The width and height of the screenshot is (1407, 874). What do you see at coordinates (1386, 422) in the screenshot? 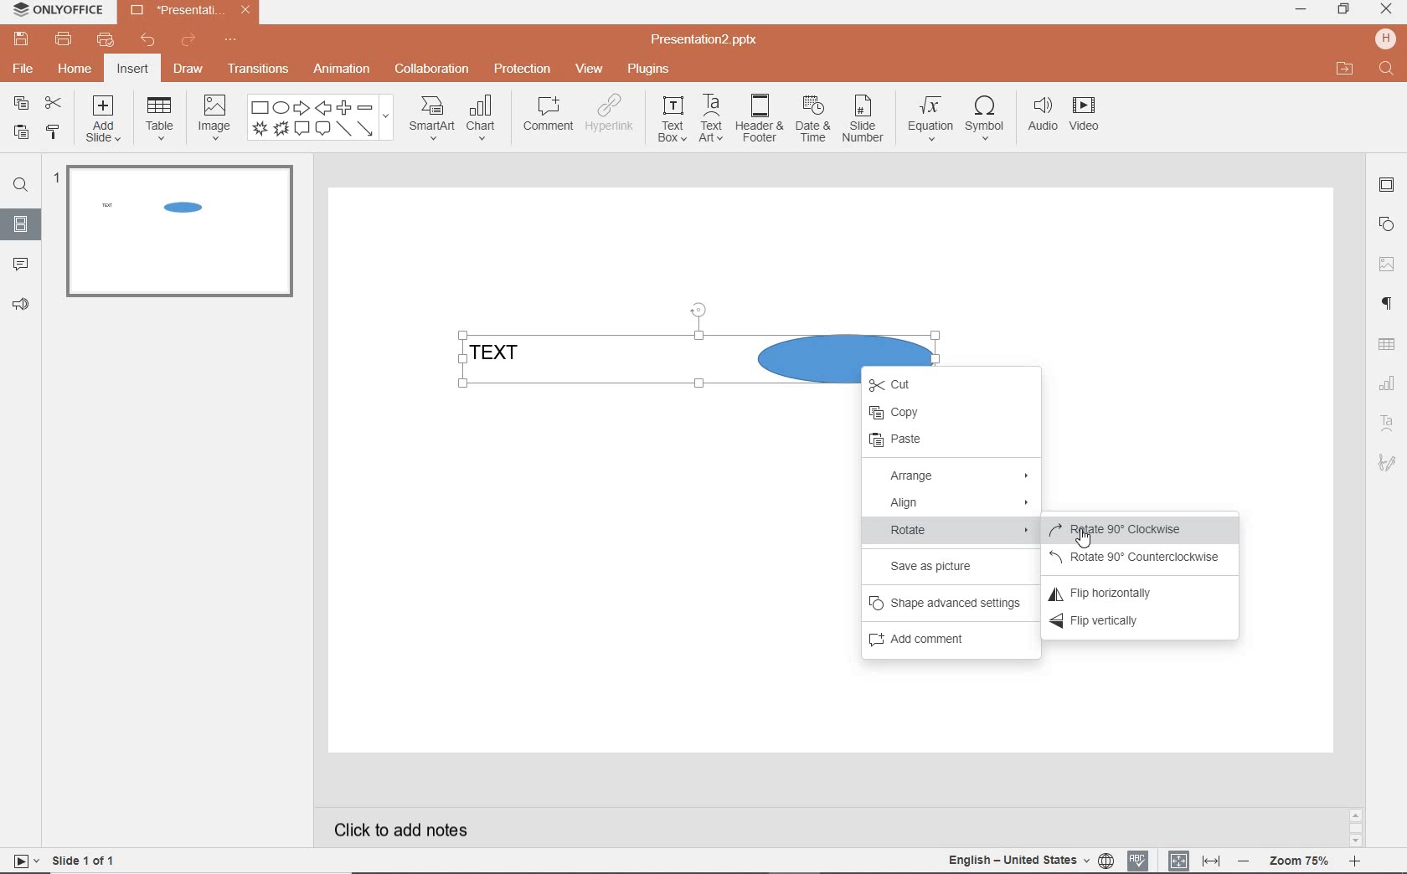
I see `Text Art` at bounding box center [1386, 422].